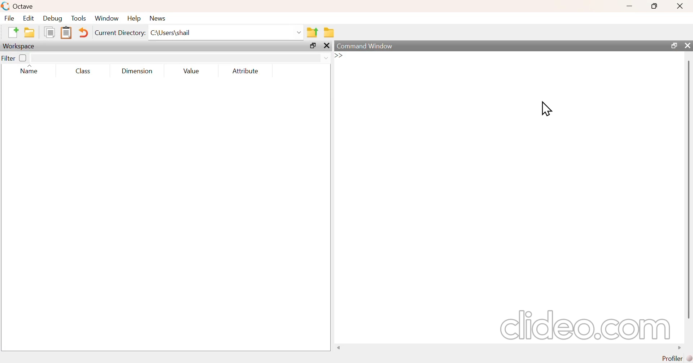 Image resolution: width=693 pixels, height=363 pixels. What do you see at coordinates (135, 18) in the screenshot?
I see `help` at bounding box center [135, 18].